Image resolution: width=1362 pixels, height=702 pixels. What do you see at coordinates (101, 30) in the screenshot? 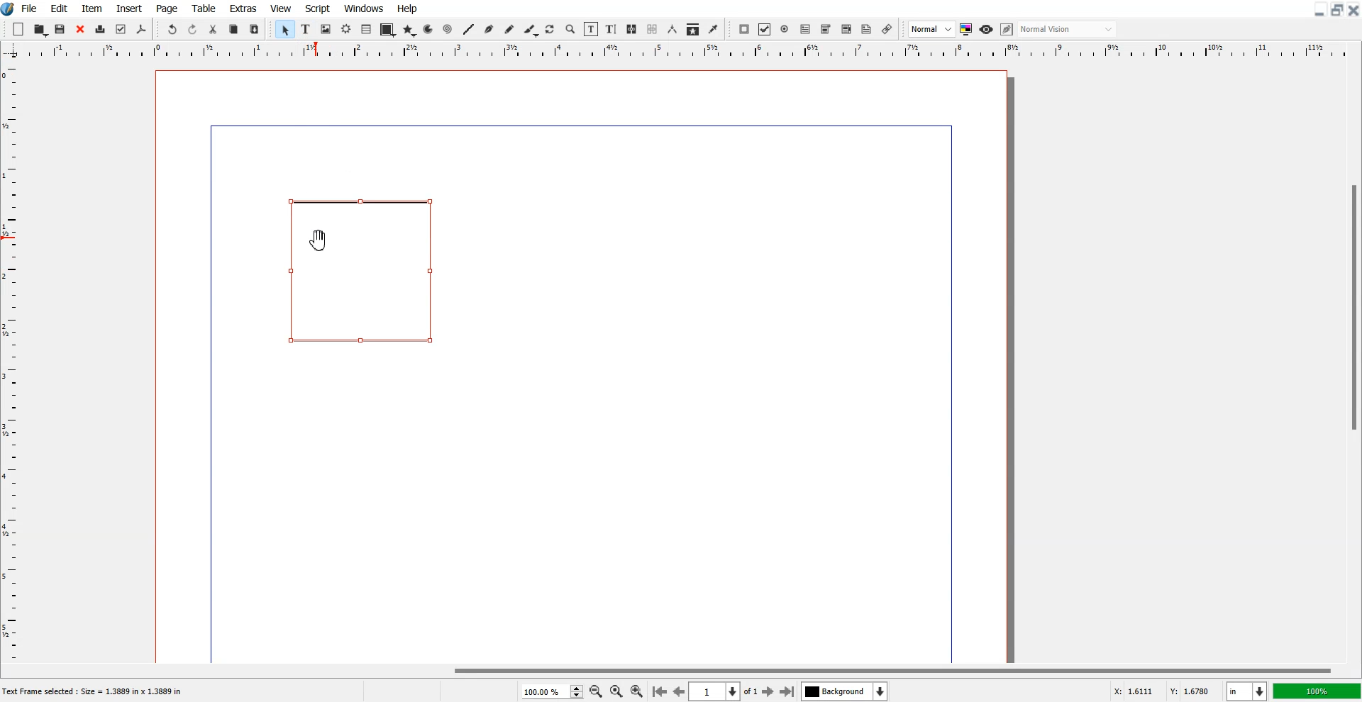
I see `Print` at bounding box center [101, 30].